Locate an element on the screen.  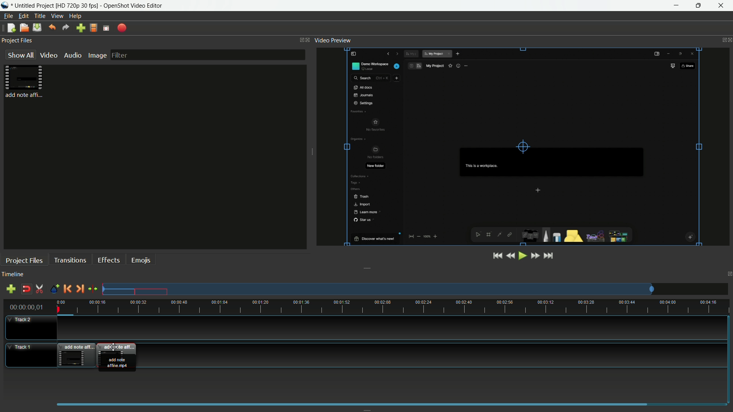
edit menu is located at coordinates (24, 16).